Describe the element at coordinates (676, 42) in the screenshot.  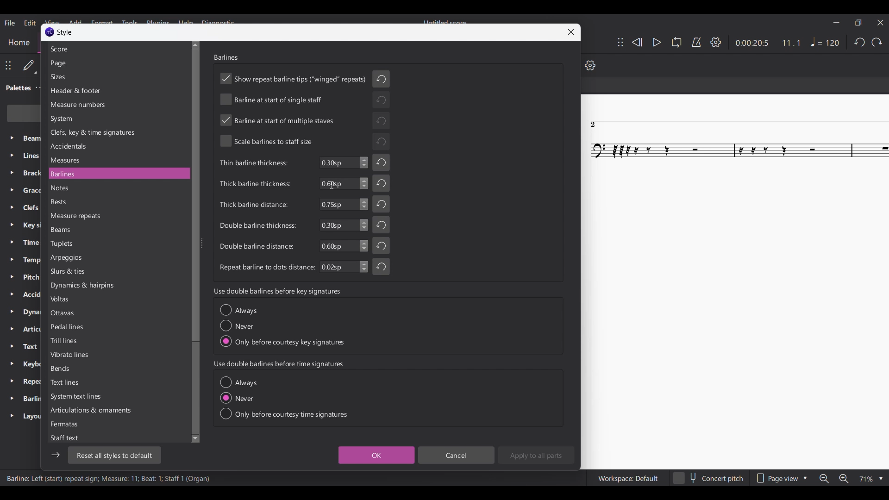
I see `Loop playback` at that location.